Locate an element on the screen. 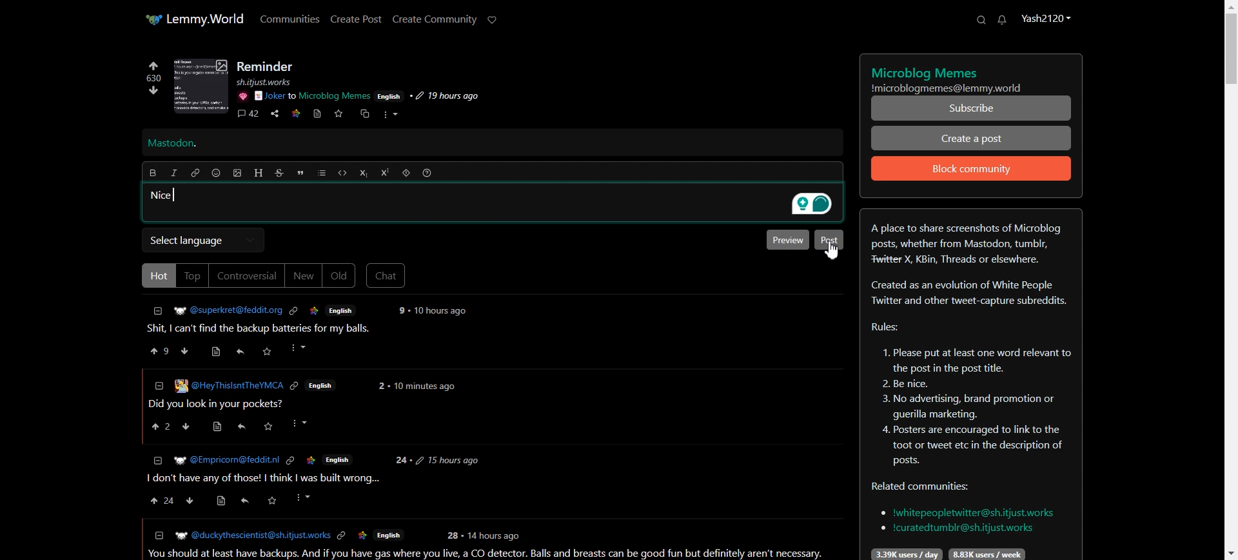 The height and width of the screenshot is (560, 1238). Spoiler is located at coordinates (406, 173).